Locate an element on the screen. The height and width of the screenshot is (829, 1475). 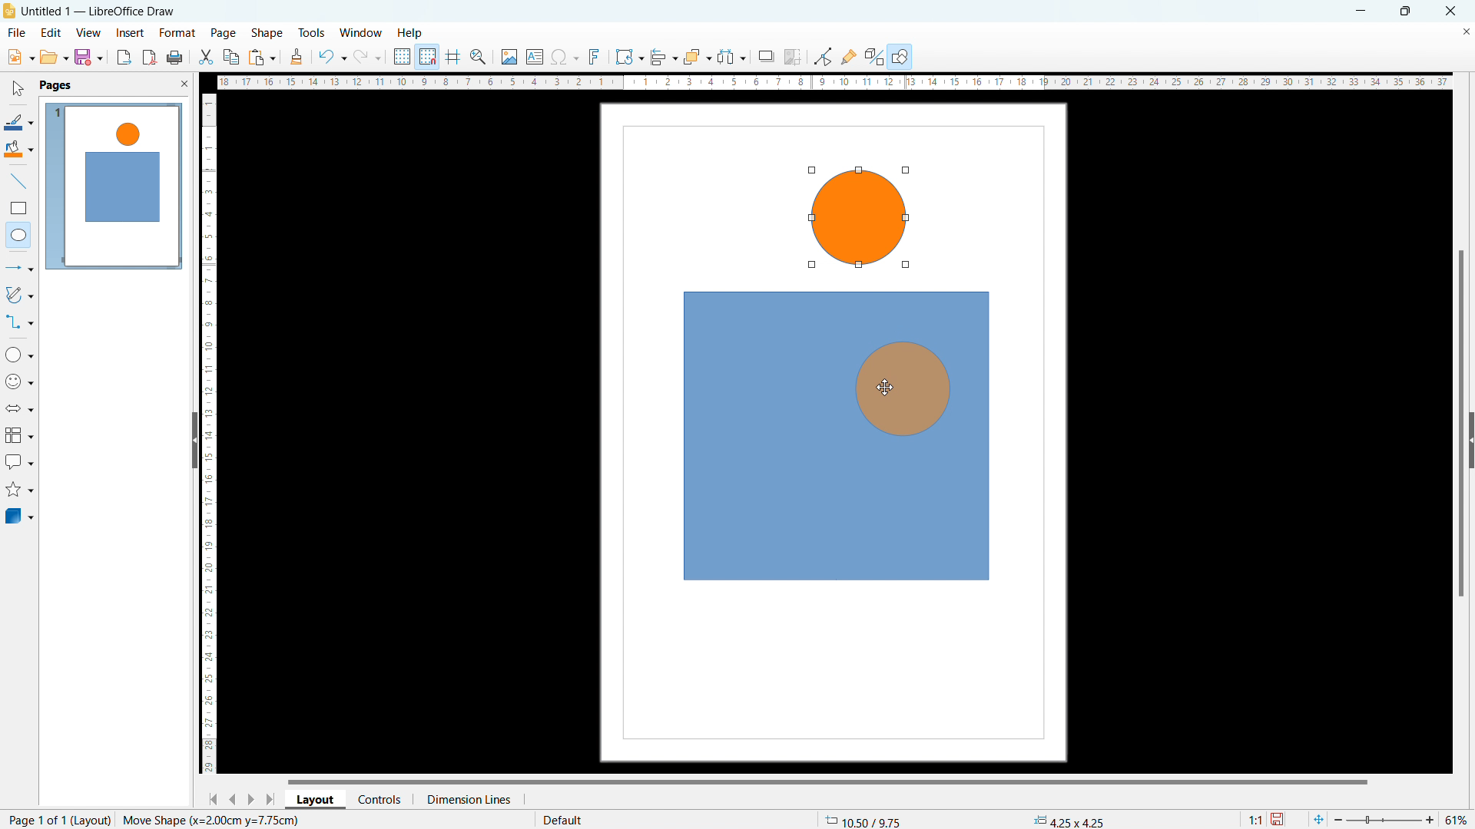
scaling factor is located at coordinates (1253, 817).